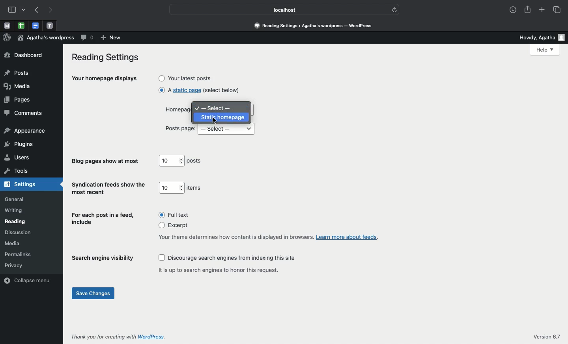  I want to click on Share, so click(526, 9).